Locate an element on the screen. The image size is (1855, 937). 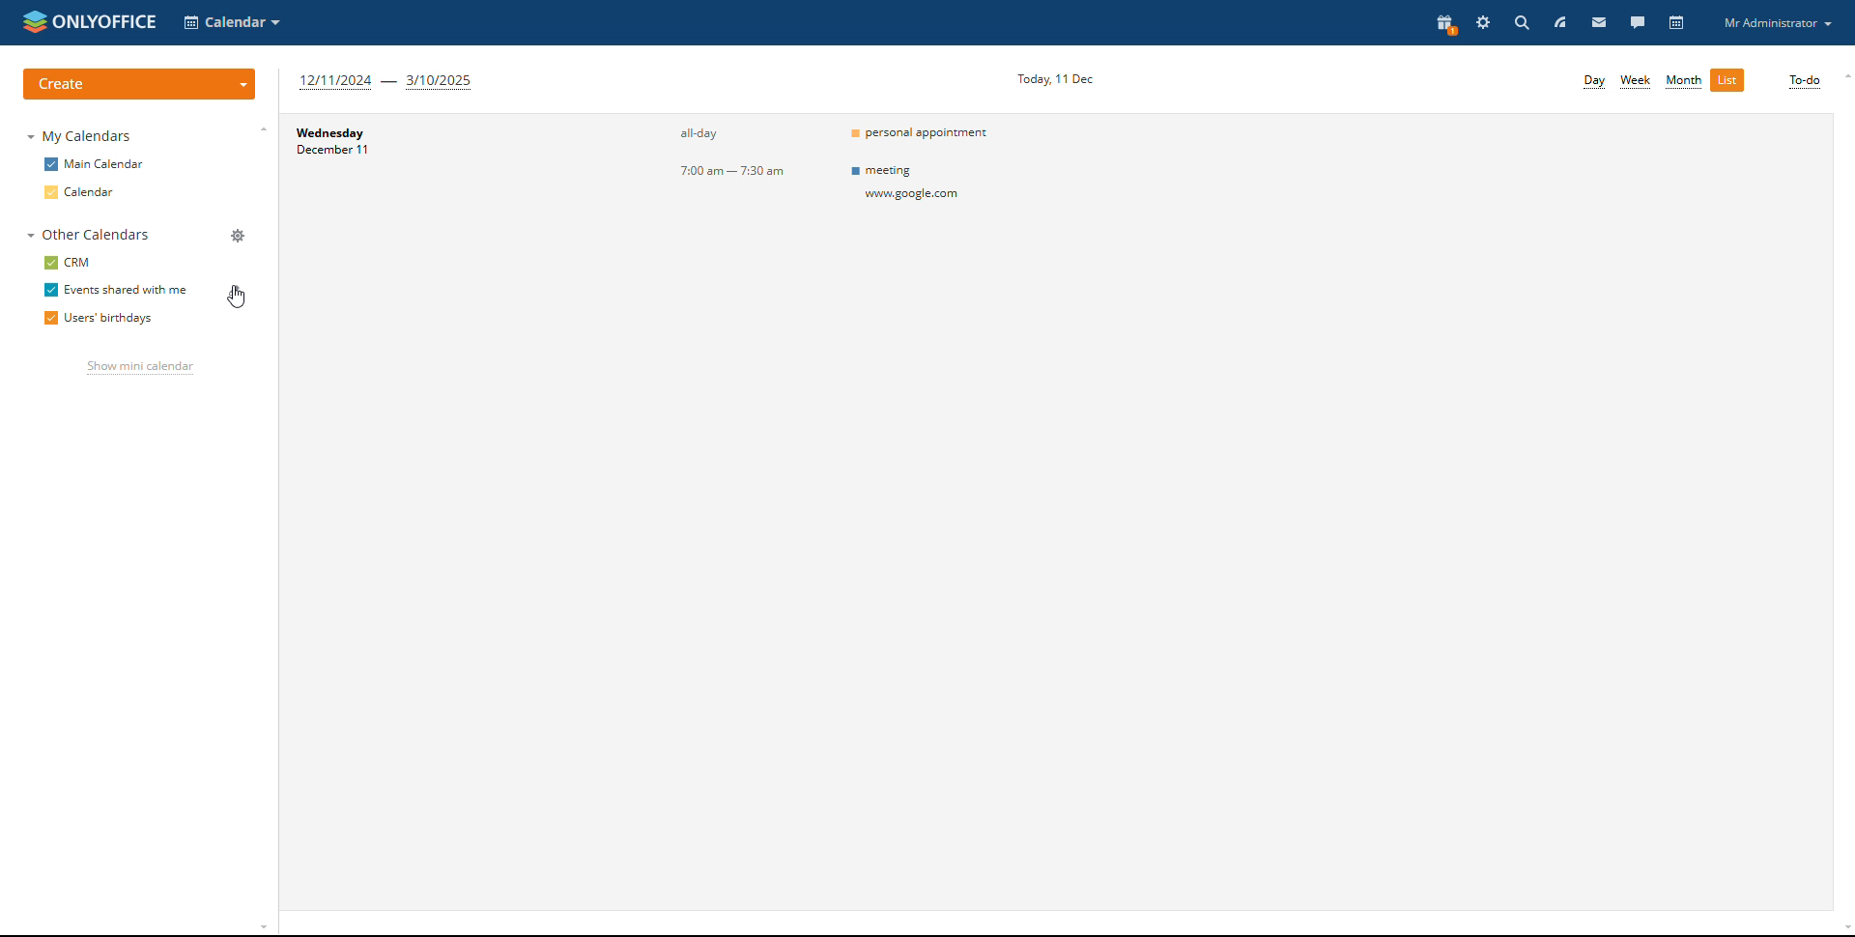
edit calendar is located at coordinates (237, 288).